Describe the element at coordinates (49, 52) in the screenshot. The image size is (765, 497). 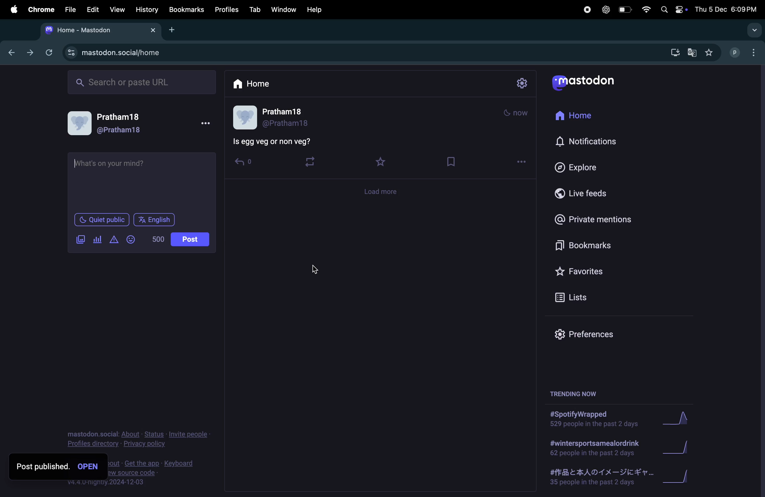
I see `refresh` at that location.